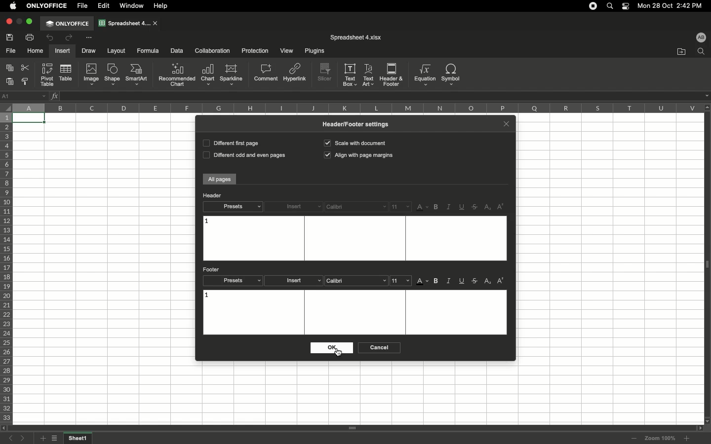  Describe the element at coordinates (112, 75) in the screenshot. I see `Shape` at that location.